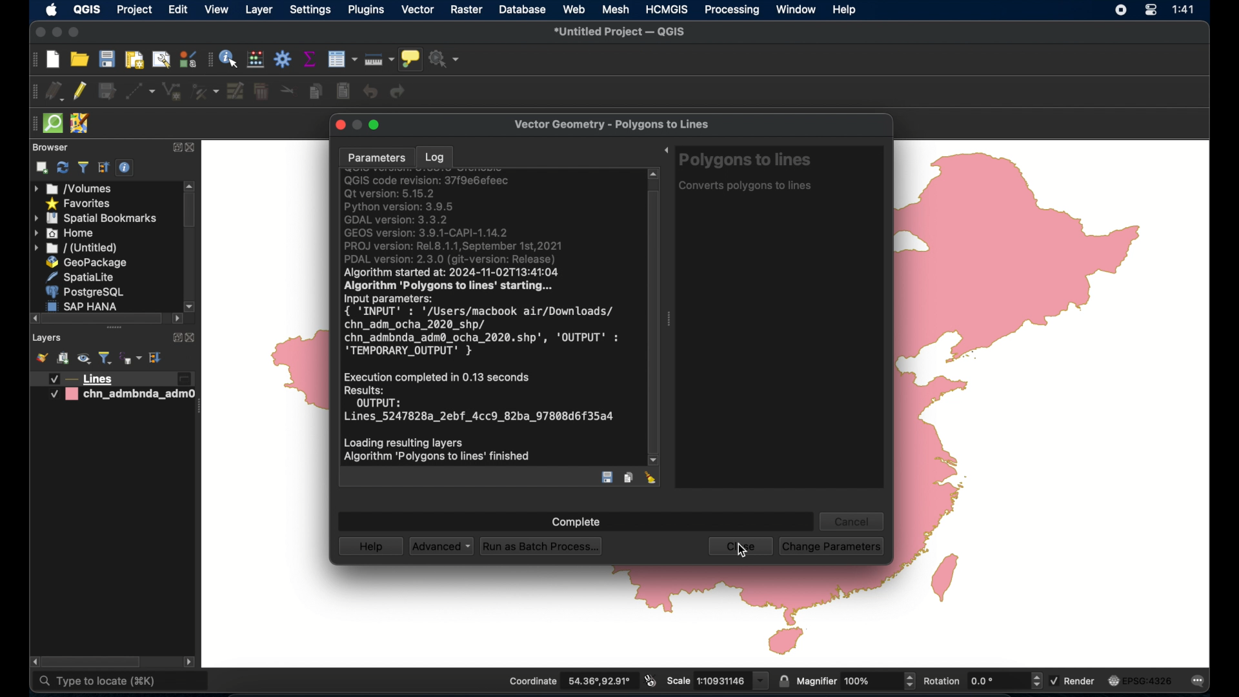 This screenshot has height=697, width=1239. I want to click on favorites, so click(81, 205).